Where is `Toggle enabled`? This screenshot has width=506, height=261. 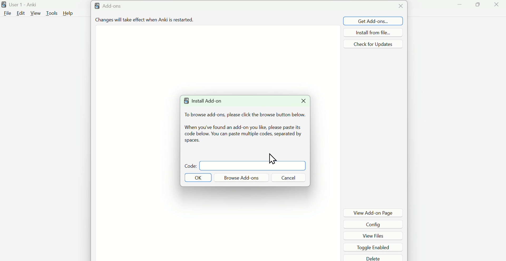
Toggle enabled is located at coordinates (374, 246).